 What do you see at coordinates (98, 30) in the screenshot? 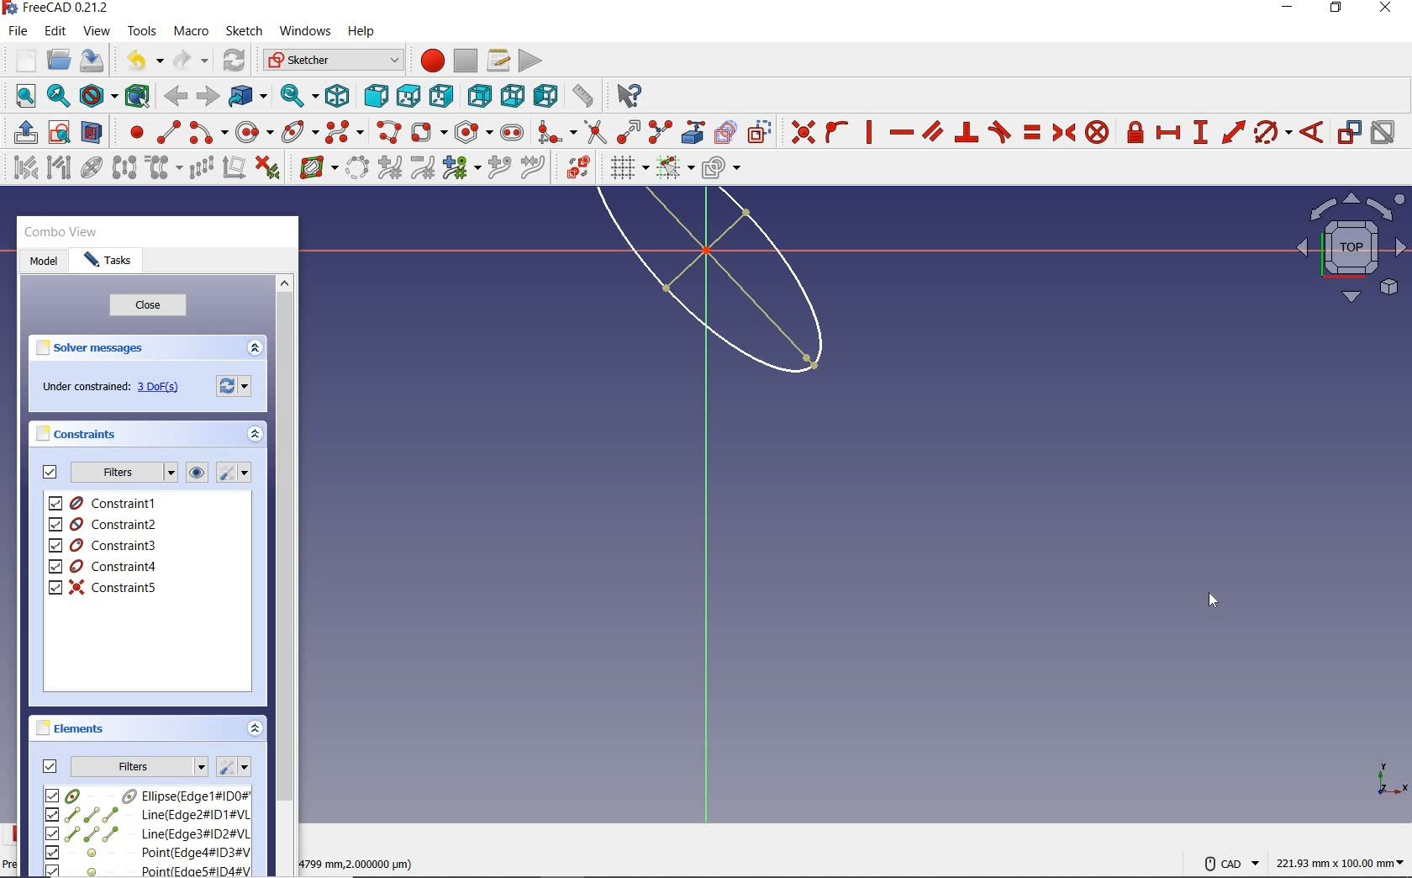
I see `view` at bounding box center [98, 30].